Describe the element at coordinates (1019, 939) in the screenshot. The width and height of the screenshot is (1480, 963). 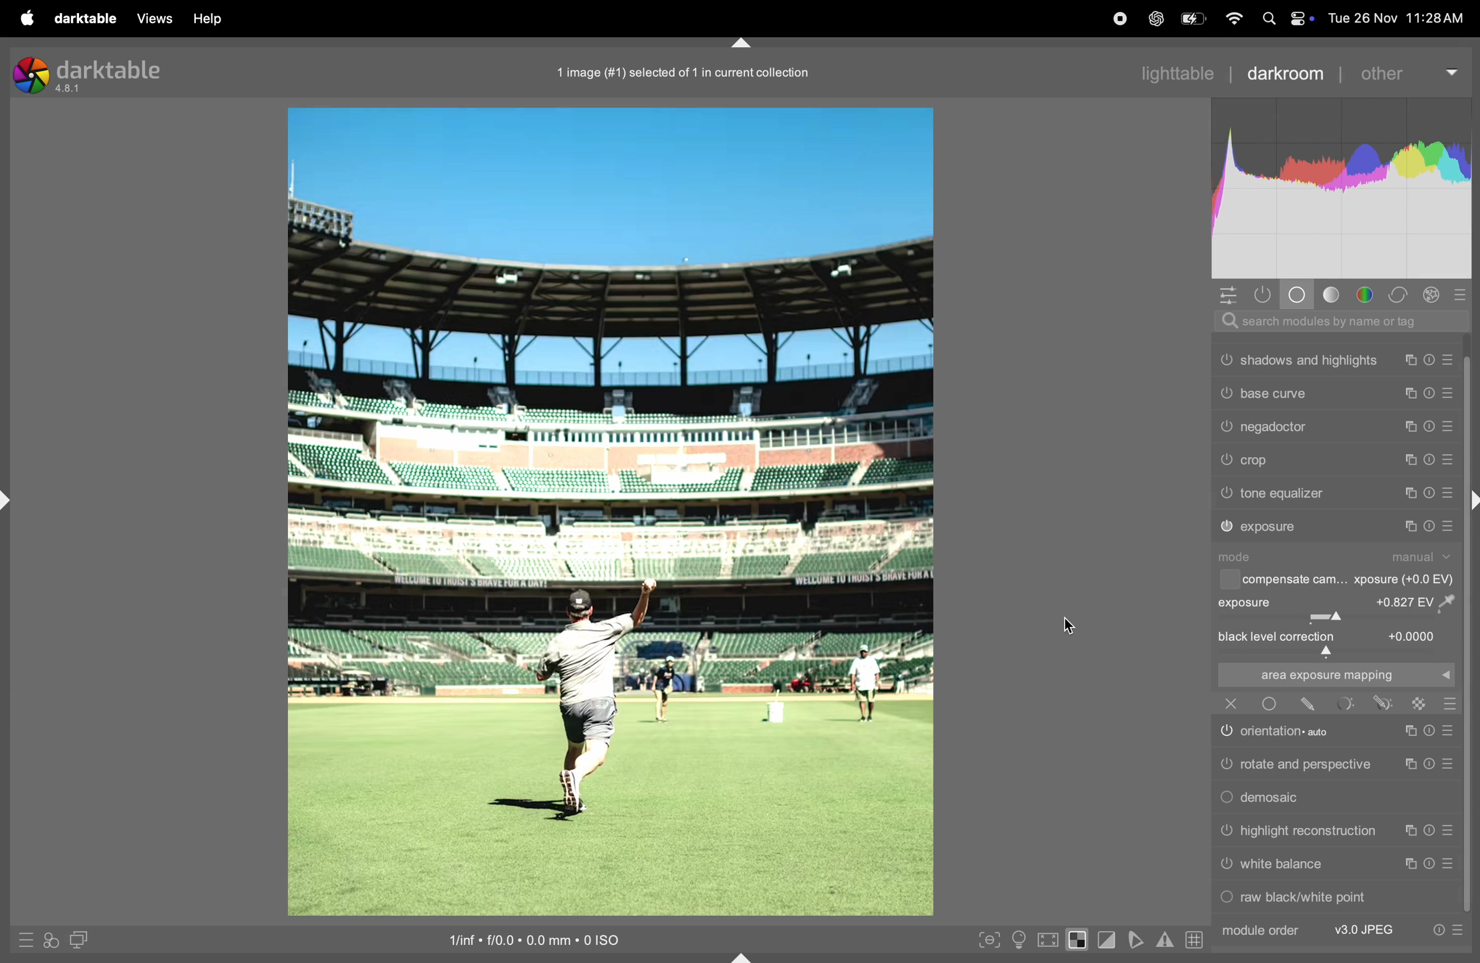
I see `toggle iso` at that location.